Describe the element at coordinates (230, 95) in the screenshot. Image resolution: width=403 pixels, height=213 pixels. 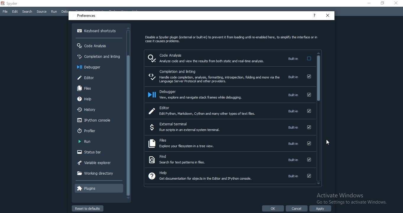
I see `debugger` at that location.